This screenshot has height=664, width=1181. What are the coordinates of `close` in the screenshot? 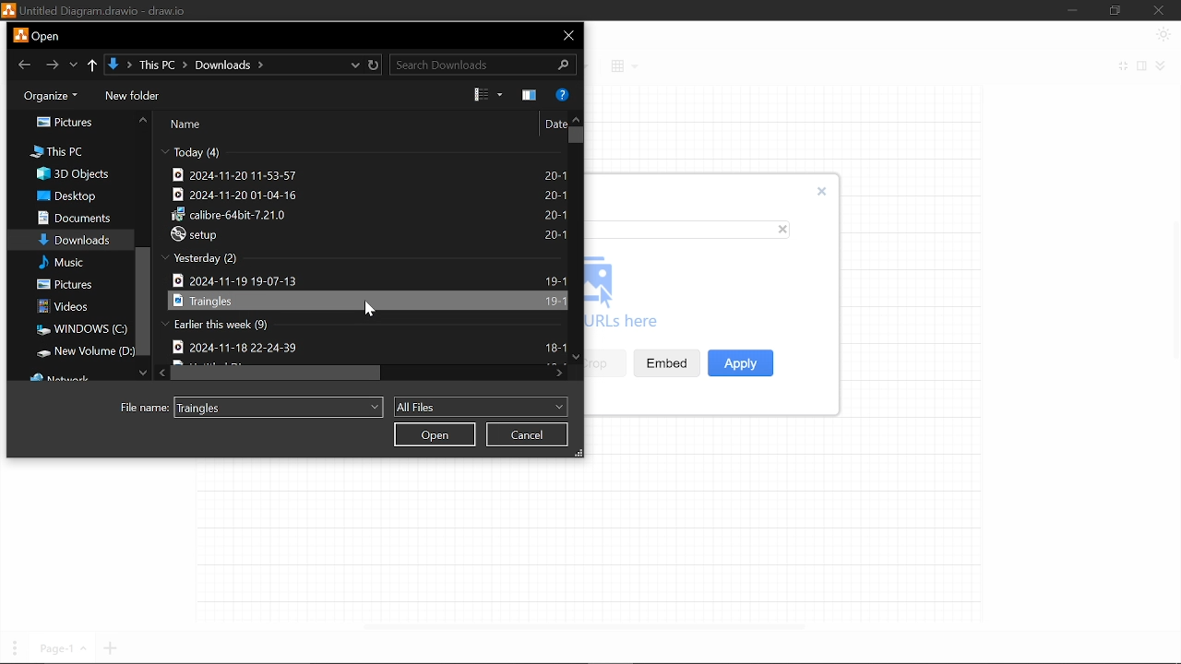 It's located at (784, 231).